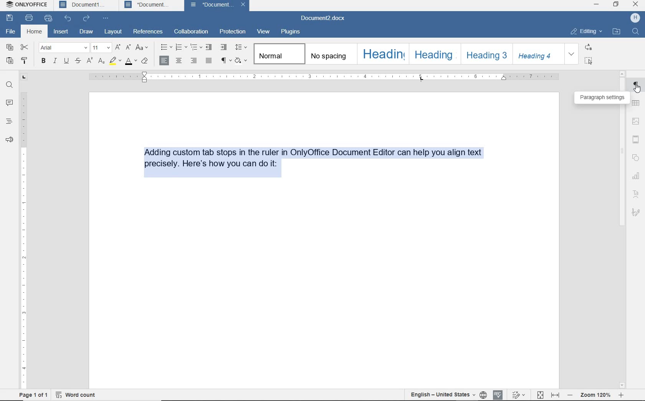 This screenshot has height=401, width=645. What do you see at coordinates (636, 17) in the screenshot?
I see `profile` at bounding box center [636, 17].